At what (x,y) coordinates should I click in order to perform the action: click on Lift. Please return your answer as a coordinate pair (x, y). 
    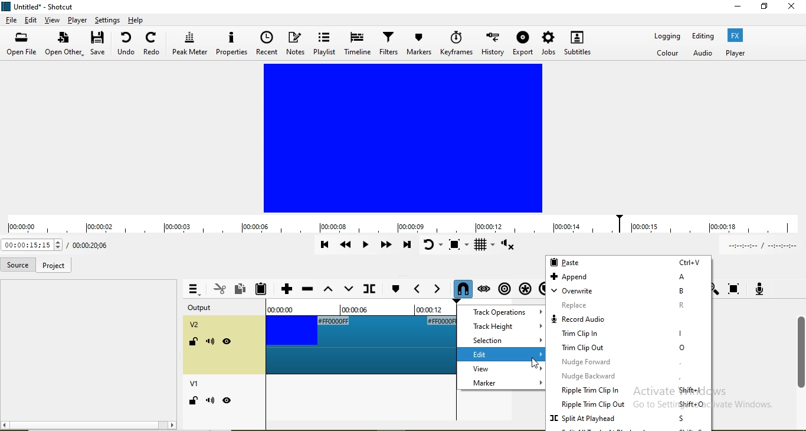
    Looking at the image, I should click on (328, 292).